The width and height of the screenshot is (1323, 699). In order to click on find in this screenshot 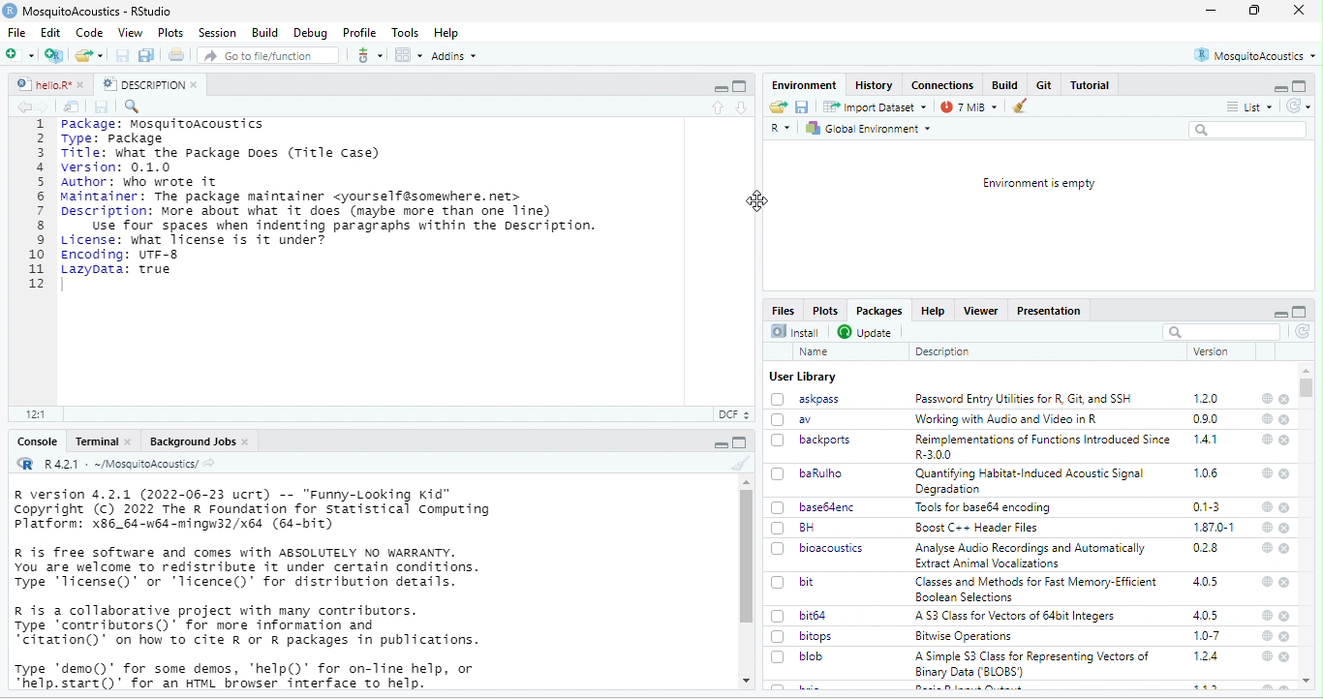, I will do `click(135, 106)`.